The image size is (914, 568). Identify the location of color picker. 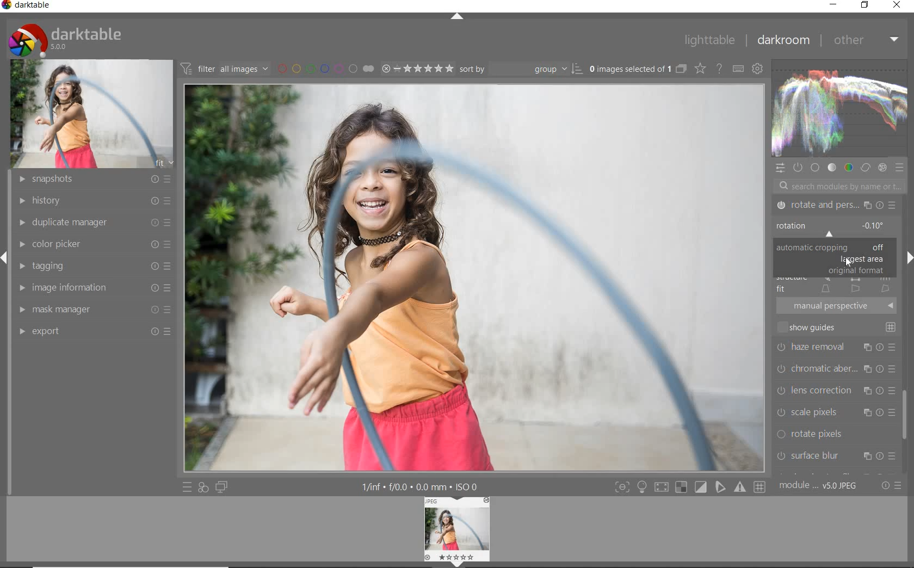
(93, 244).